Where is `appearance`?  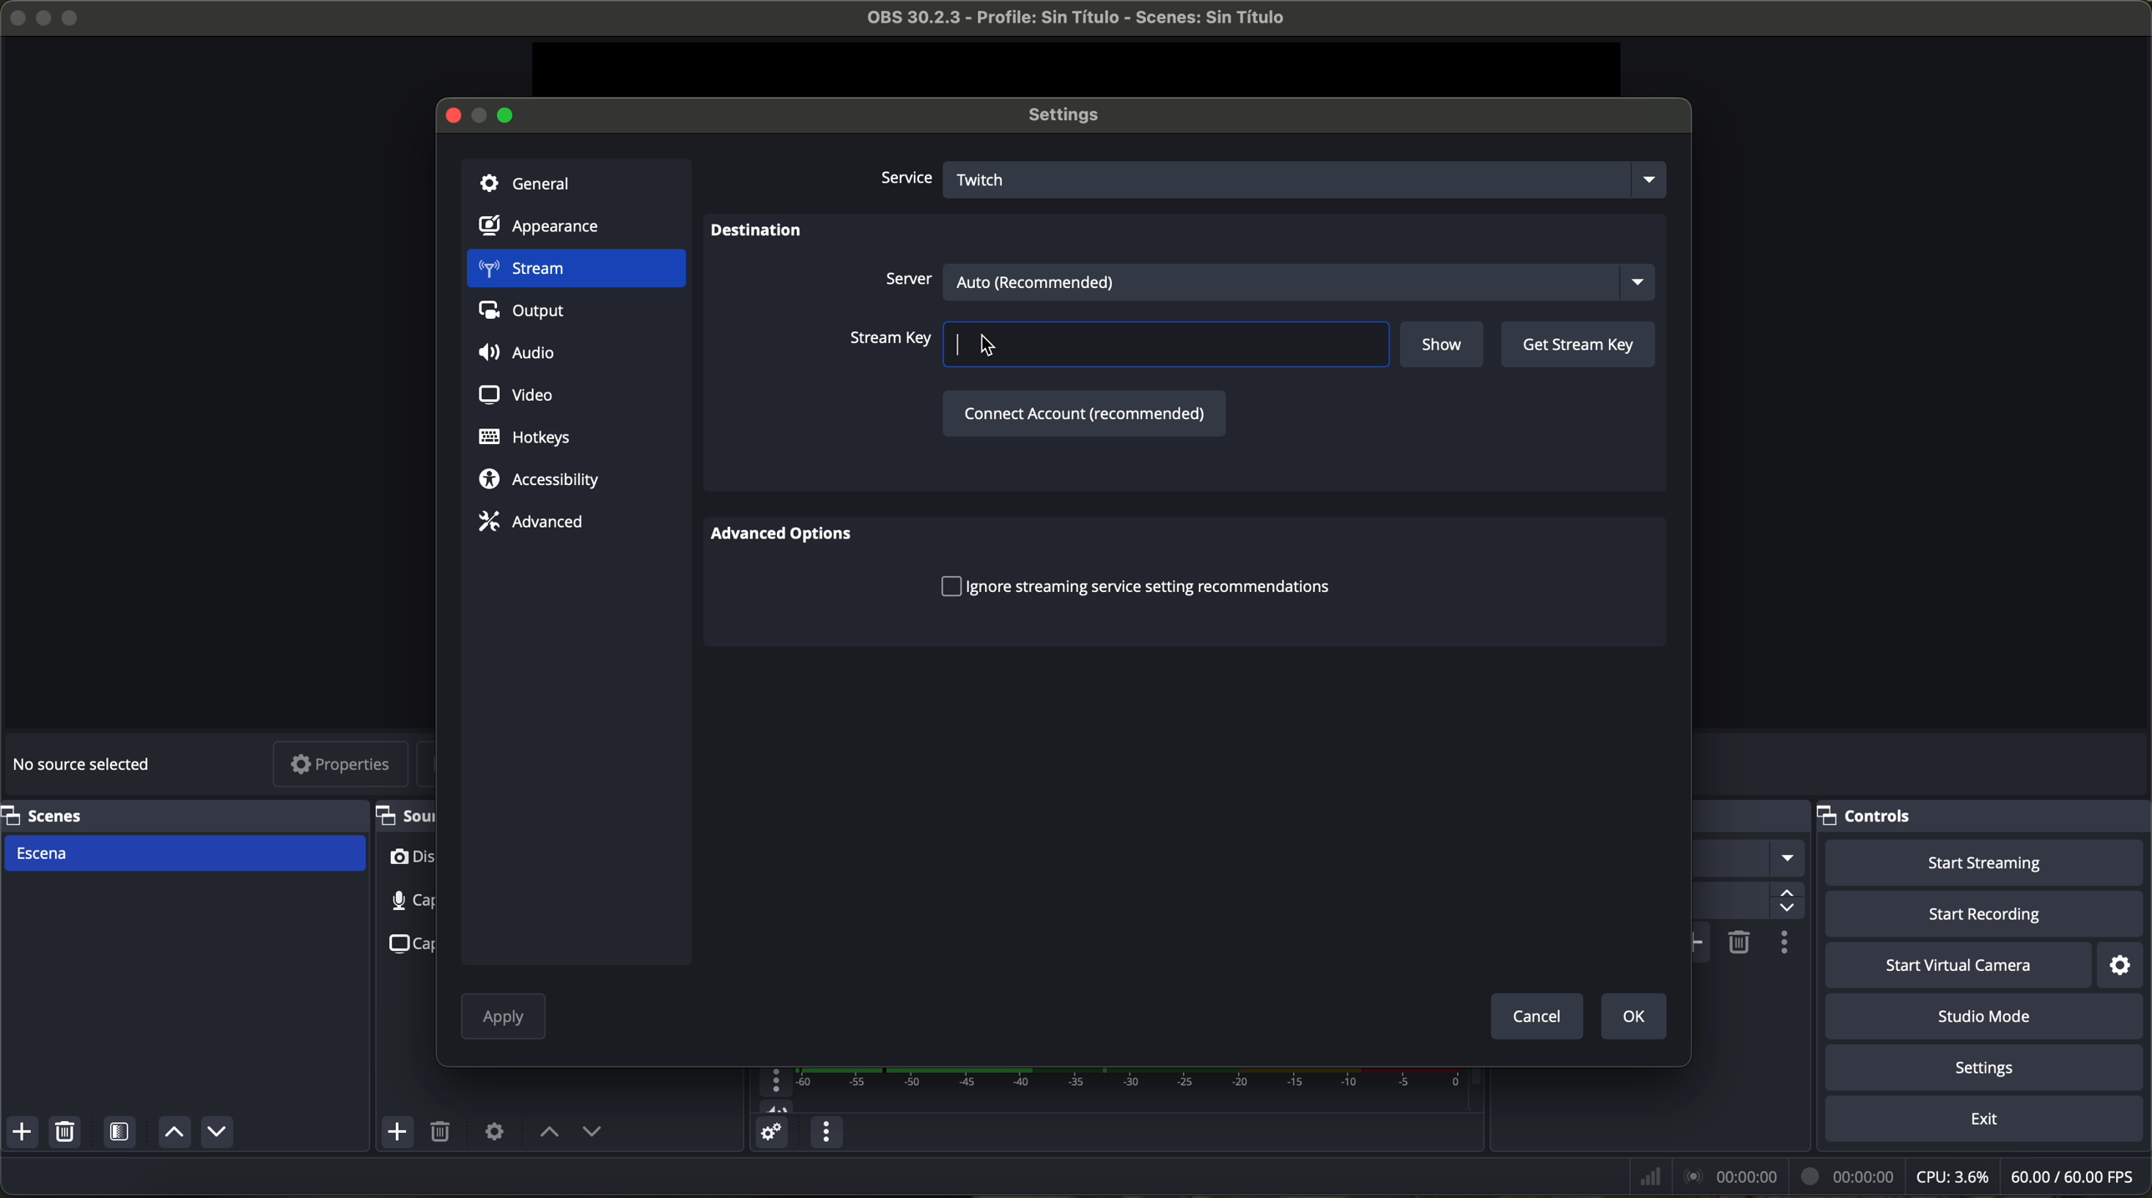
appearance is located at coordinates (550, 230).